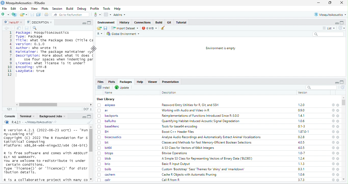 This screenshot has width=348, height=184. What do you see at coordinates (126, 82) in the screenshot?
I see `Packages` at bounding box center [126, 82].